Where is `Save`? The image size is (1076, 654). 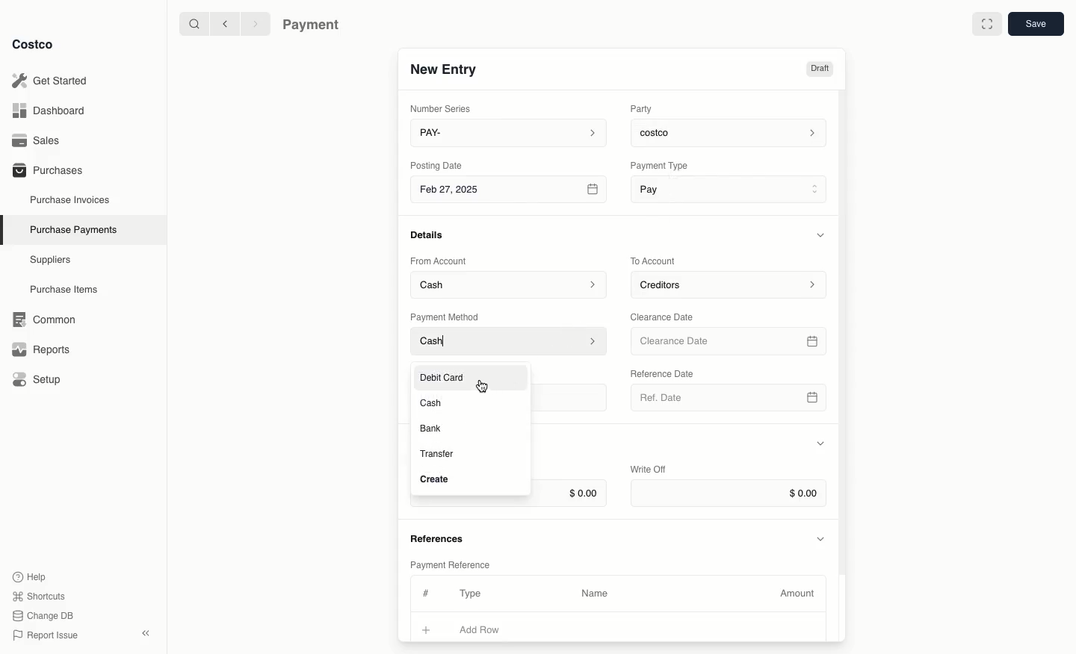
Save is located at coordinates (1035, 23).